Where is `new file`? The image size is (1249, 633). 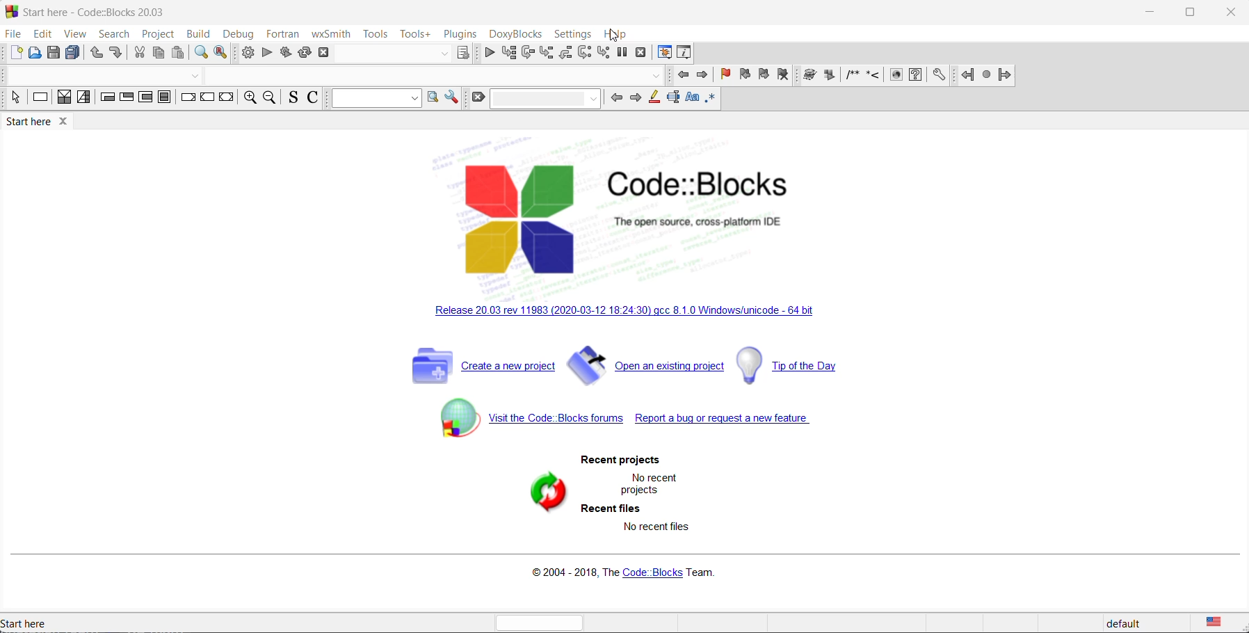
new file is located at coordinates (15, 52).